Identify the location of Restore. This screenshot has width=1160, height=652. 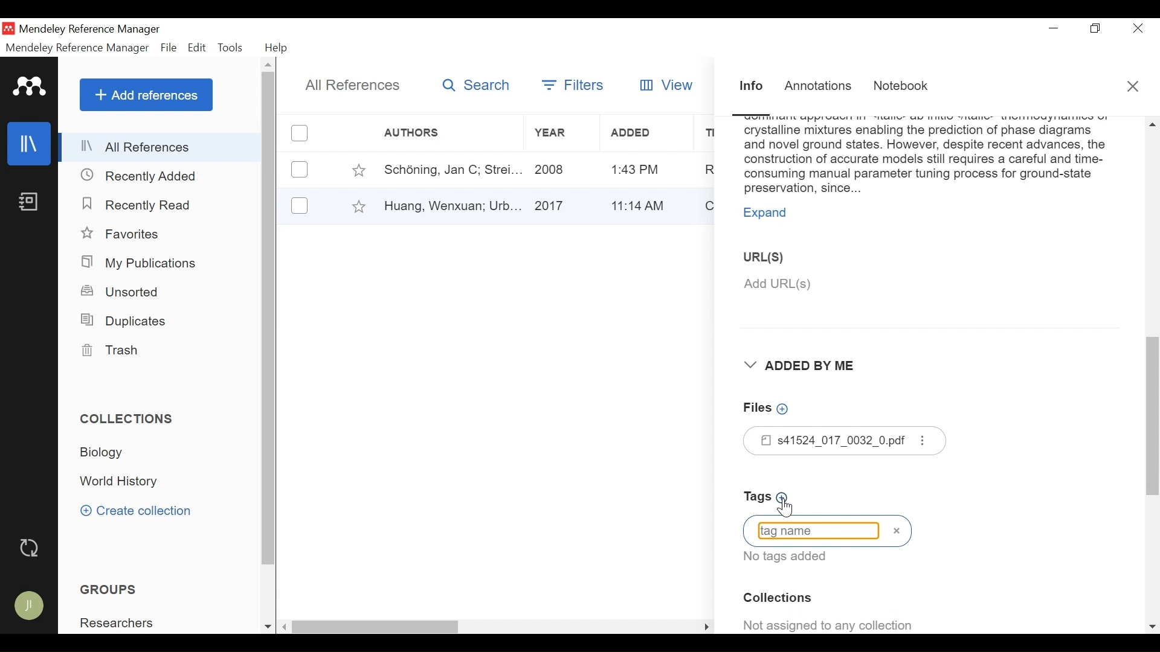
(1097, 28).